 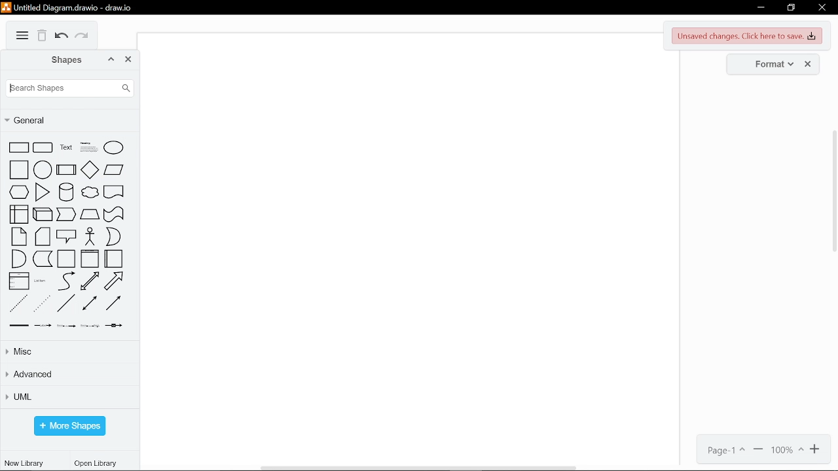 What do you see at coordinates (816, 449) in the screenshot?
I see `zoom in` at bounding box center [816, 449].